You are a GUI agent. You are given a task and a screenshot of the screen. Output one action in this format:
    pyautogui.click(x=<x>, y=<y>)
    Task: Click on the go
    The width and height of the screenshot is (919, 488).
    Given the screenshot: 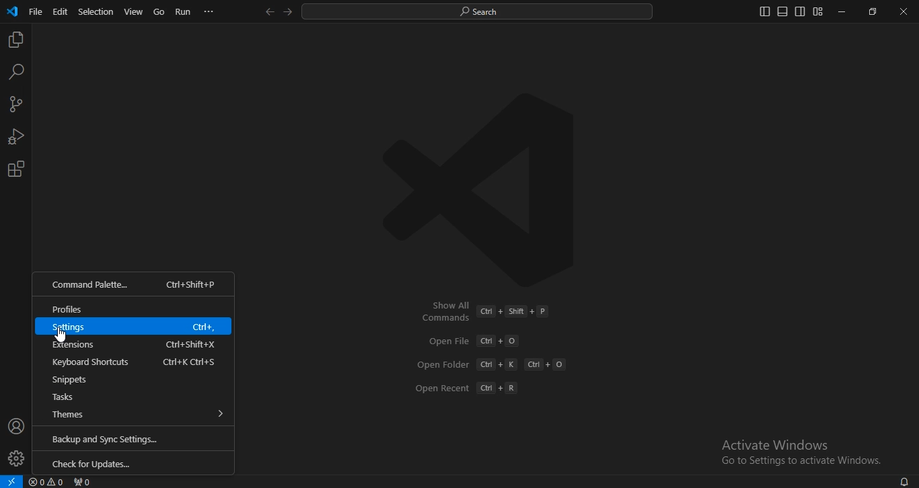 What is the action you would take?
    pyautogui.click(x=159, y=13)
    